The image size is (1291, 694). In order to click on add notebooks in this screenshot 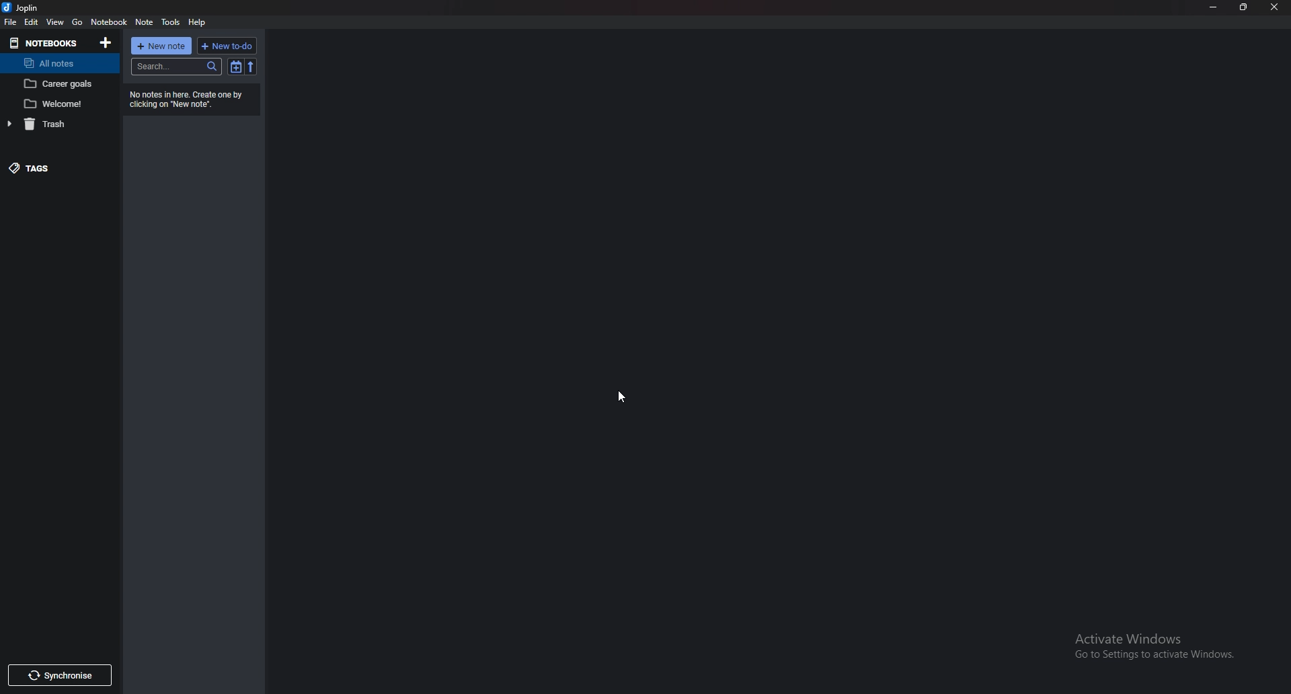, I will do `click(106, 42)`.